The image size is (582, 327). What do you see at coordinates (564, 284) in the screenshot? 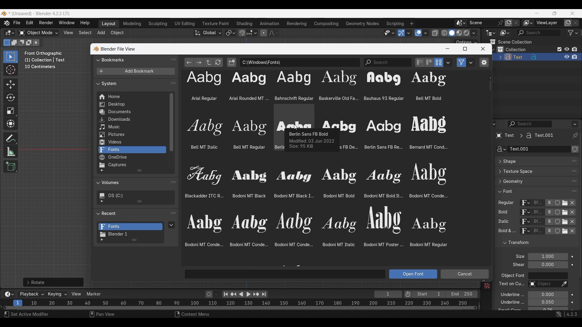
I see `Eyedropper data-block` at bounding box center [564, 284].